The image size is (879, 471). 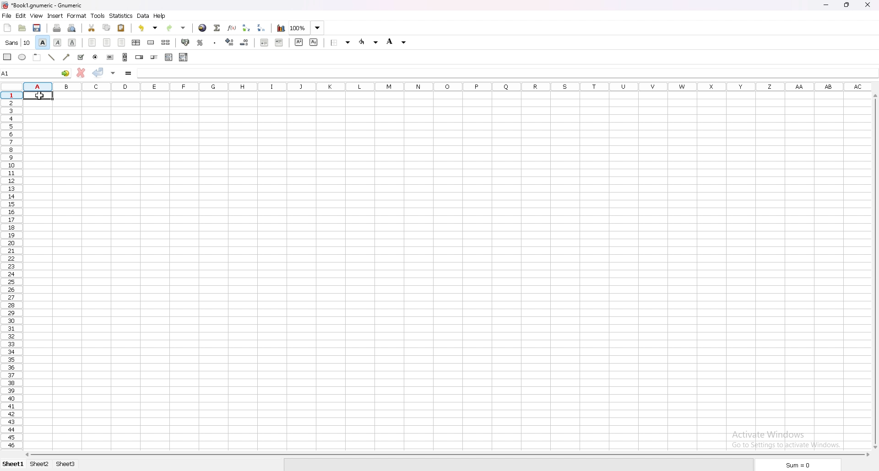 I want to click on print, so click(x=57, y=28).